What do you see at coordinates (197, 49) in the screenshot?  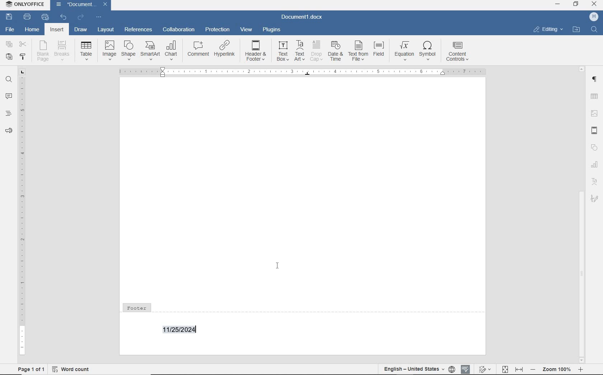 I see `comment` at bounding box center [197, 49].